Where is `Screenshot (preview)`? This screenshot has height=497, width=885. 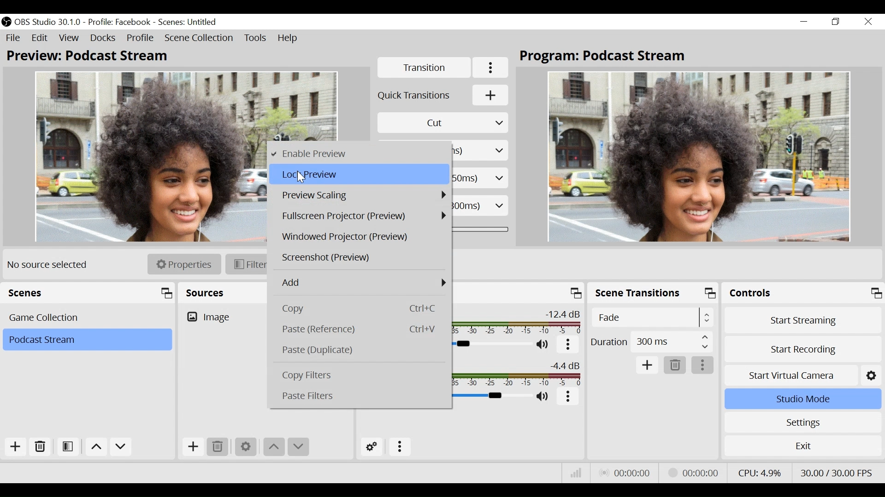 Screenshot (preview) is located at coordinates (360, 259).